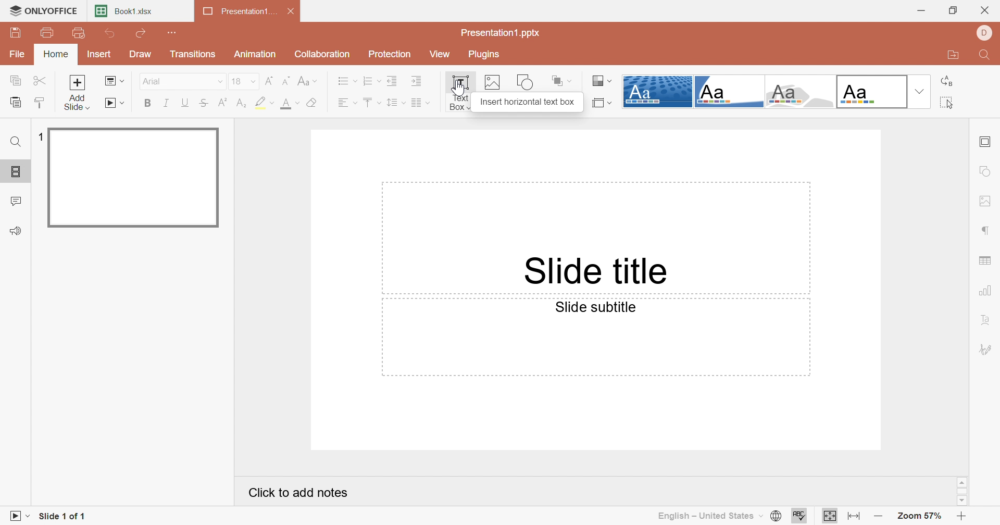 The height and width of the screenshot is (525, 1000). Describe the element at coordinates (710, 518) in the screenshot. I see `English - United States` at that location.